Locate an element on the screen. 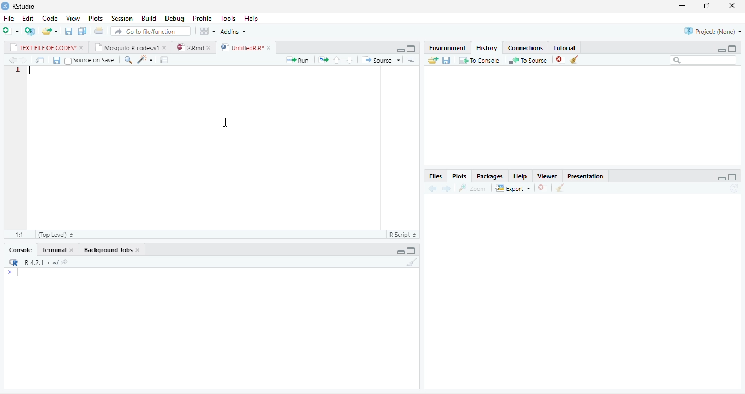  resize is located at coordinates (707, 6).